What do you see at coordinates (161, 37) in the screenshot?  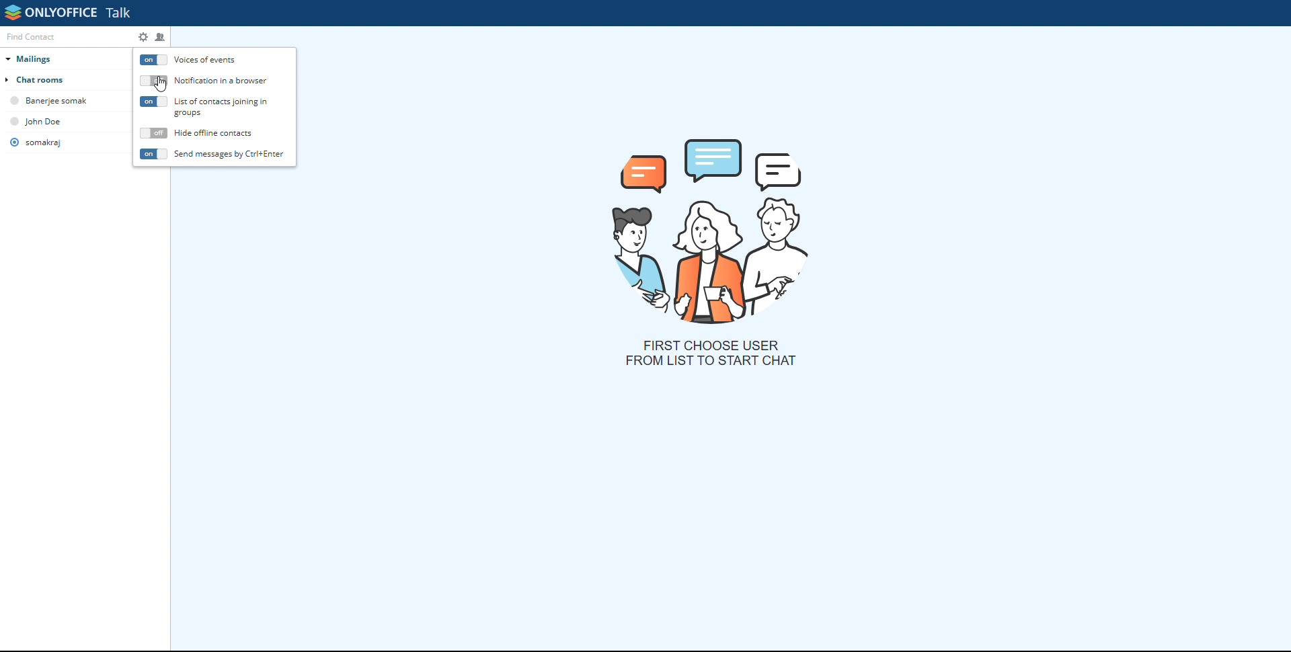 I see `create chatroom` at bounding box center [161, 37].